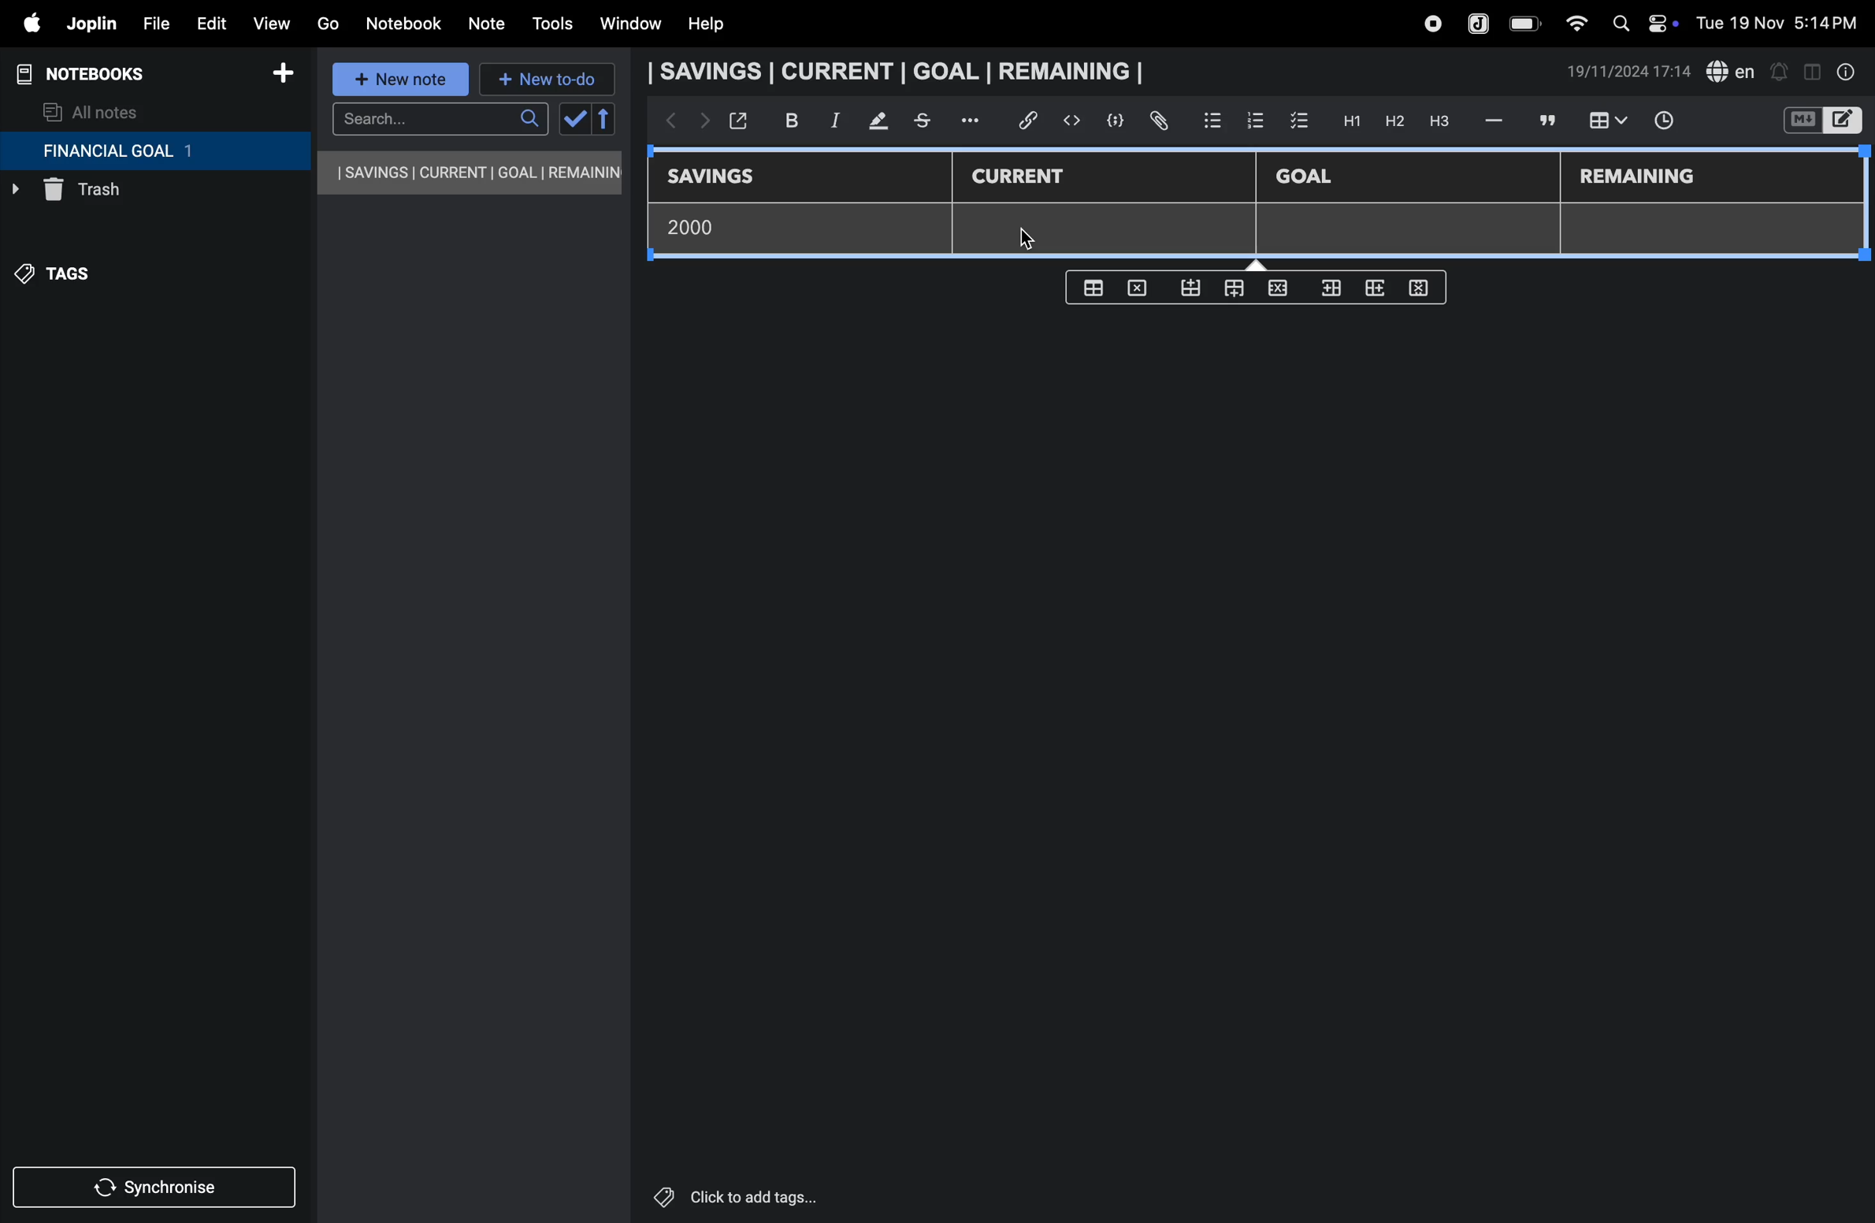  What do you see at coordinates (1572, 23) in the screenshot?
I see `wifi` at bounding box center [1572, 23].